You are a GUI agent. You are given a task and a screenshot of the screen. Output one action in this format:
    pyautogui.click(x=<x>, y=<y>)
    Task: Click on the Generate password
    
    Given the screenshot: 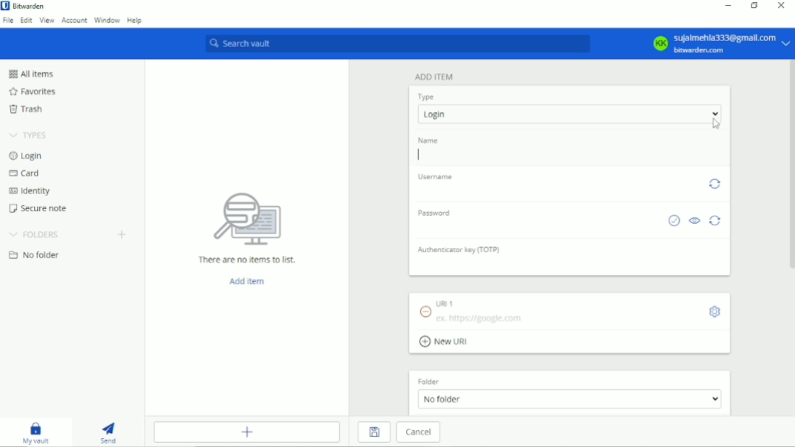 What is the action you would take?
    pyautogui.click(x=714, y=184)
    